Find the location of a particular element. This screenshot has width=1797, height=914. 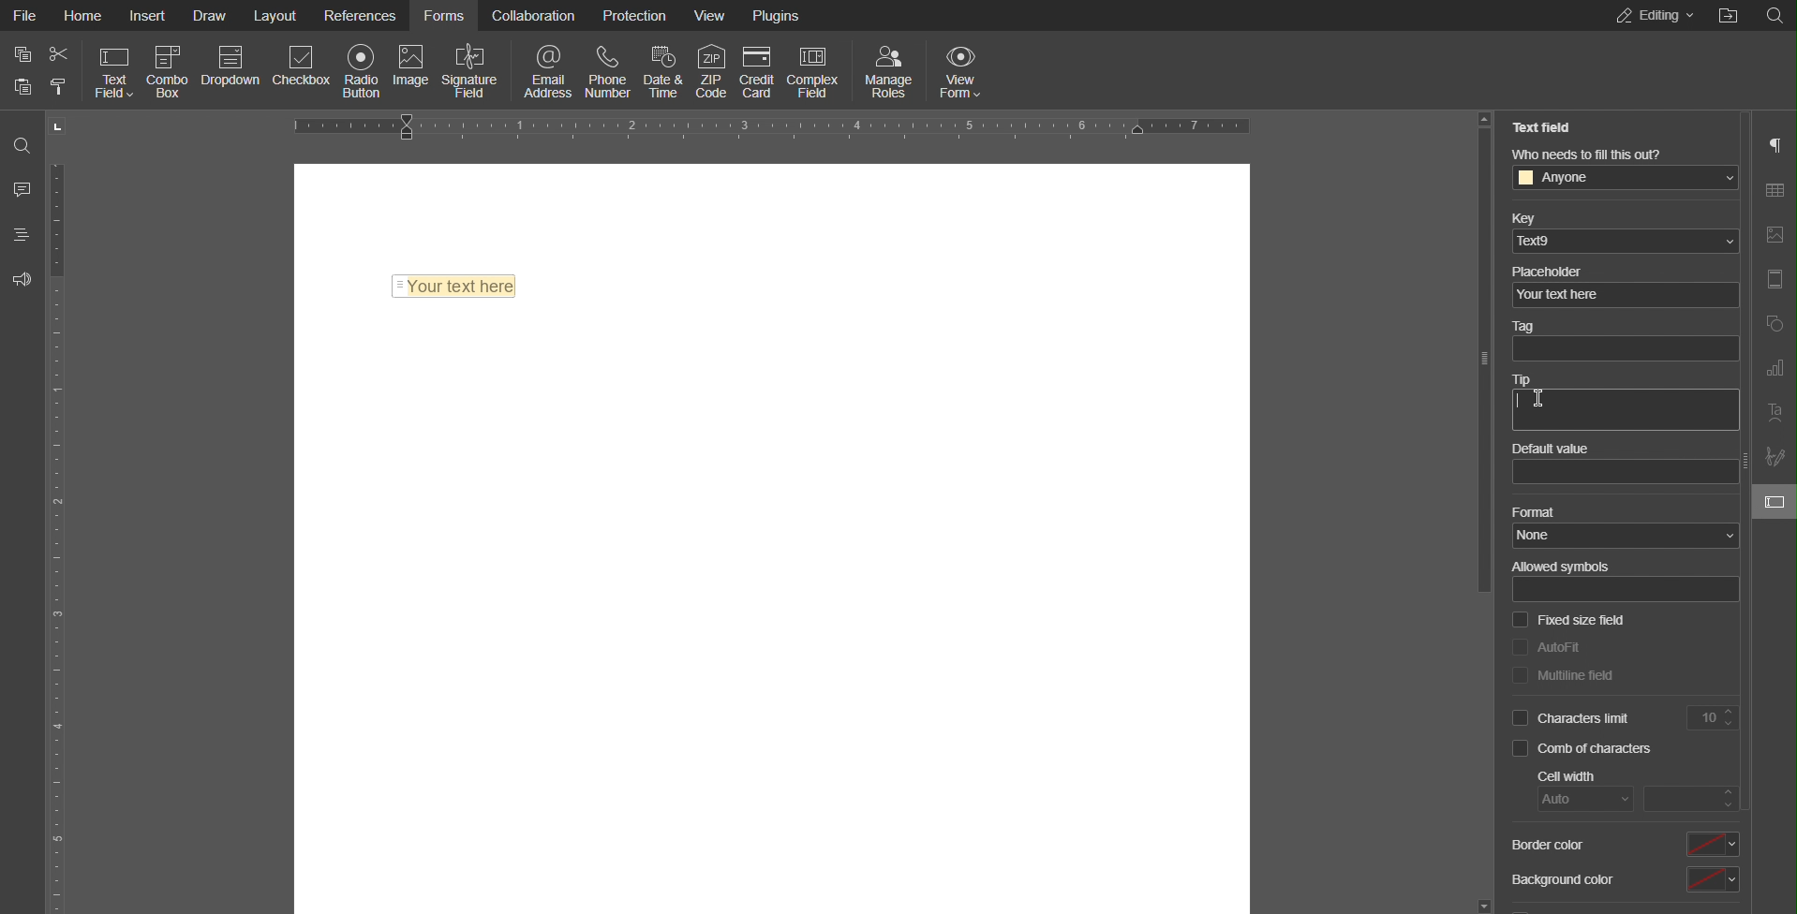

Shape Settings is located at coordinates (1774, 320).